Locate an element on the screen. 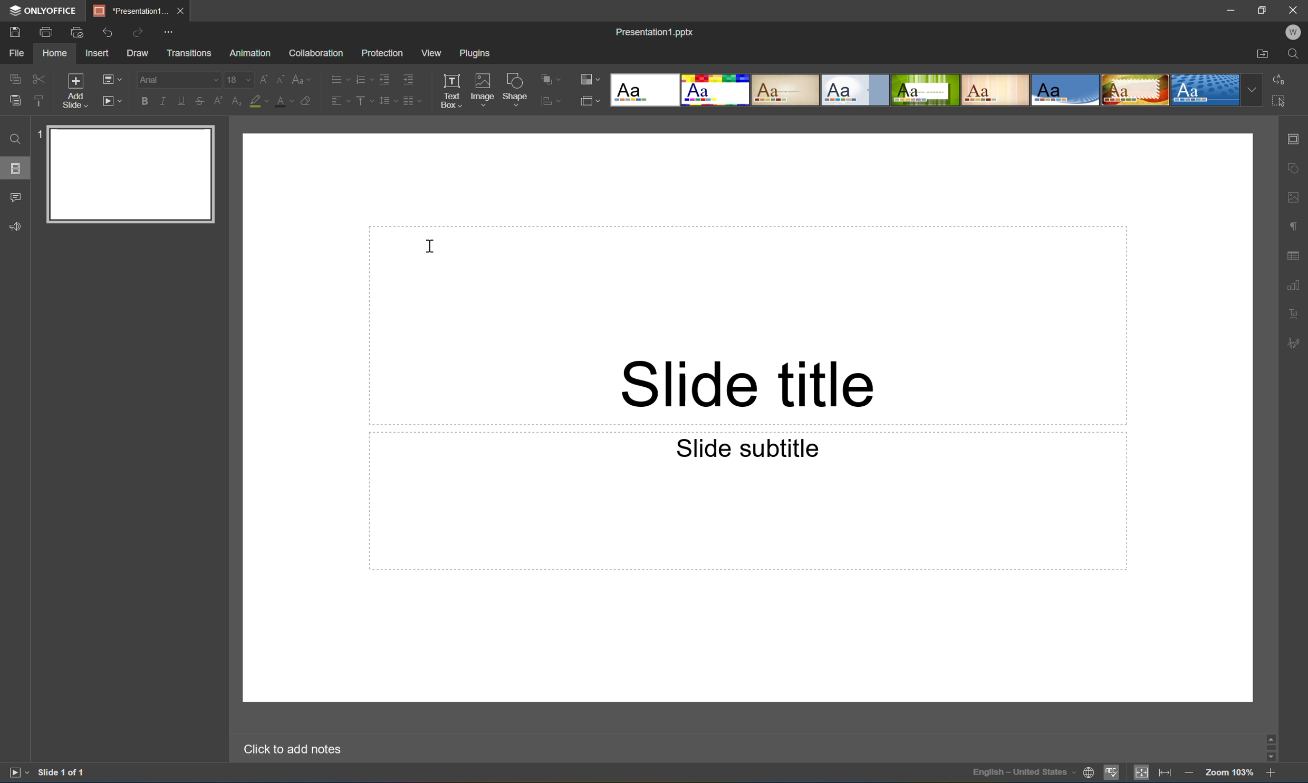 This screenshot has width=1308, height=783. Zoom in is located at coordinates (1271, 775).